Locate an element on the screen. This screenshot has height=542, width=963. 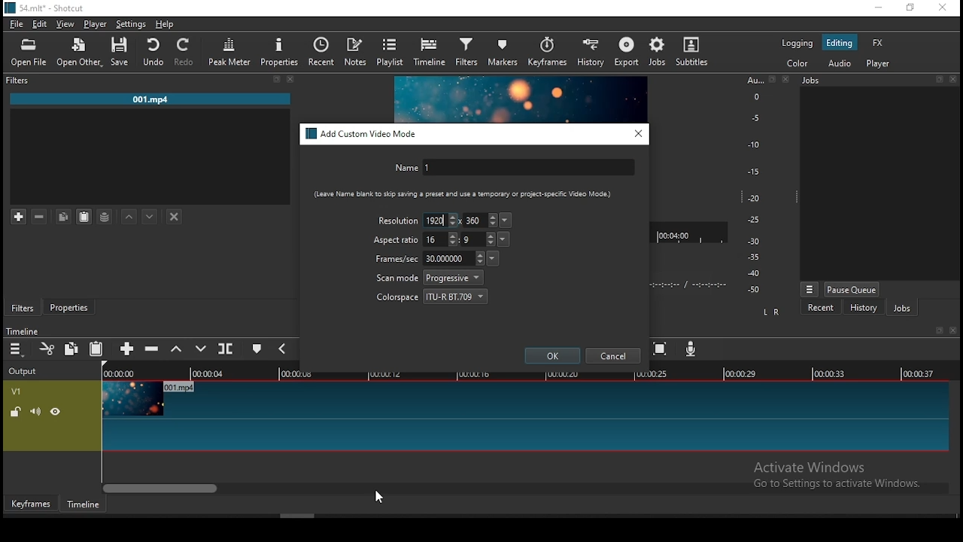
settings is located at coordinates (129, 24).